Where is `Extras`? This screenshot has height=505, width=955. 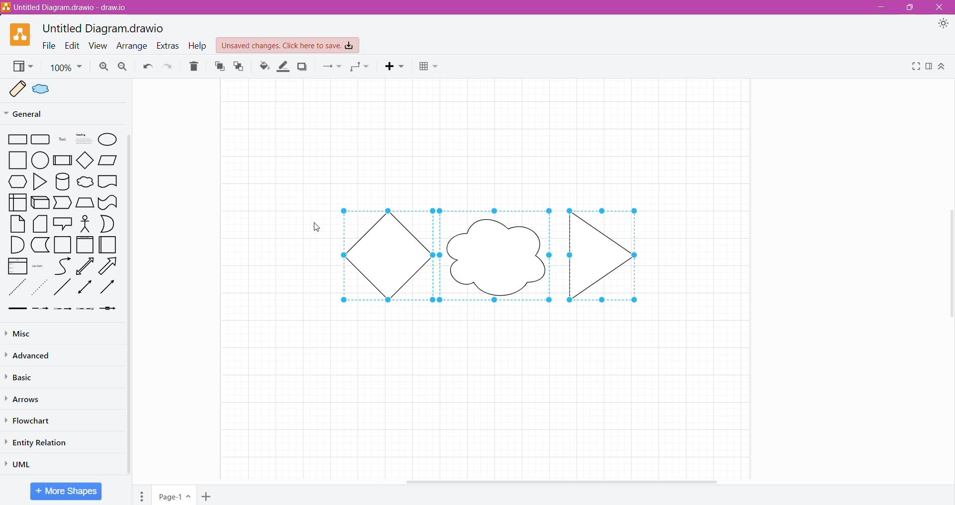 Extras is located at coordinates (168, 47).